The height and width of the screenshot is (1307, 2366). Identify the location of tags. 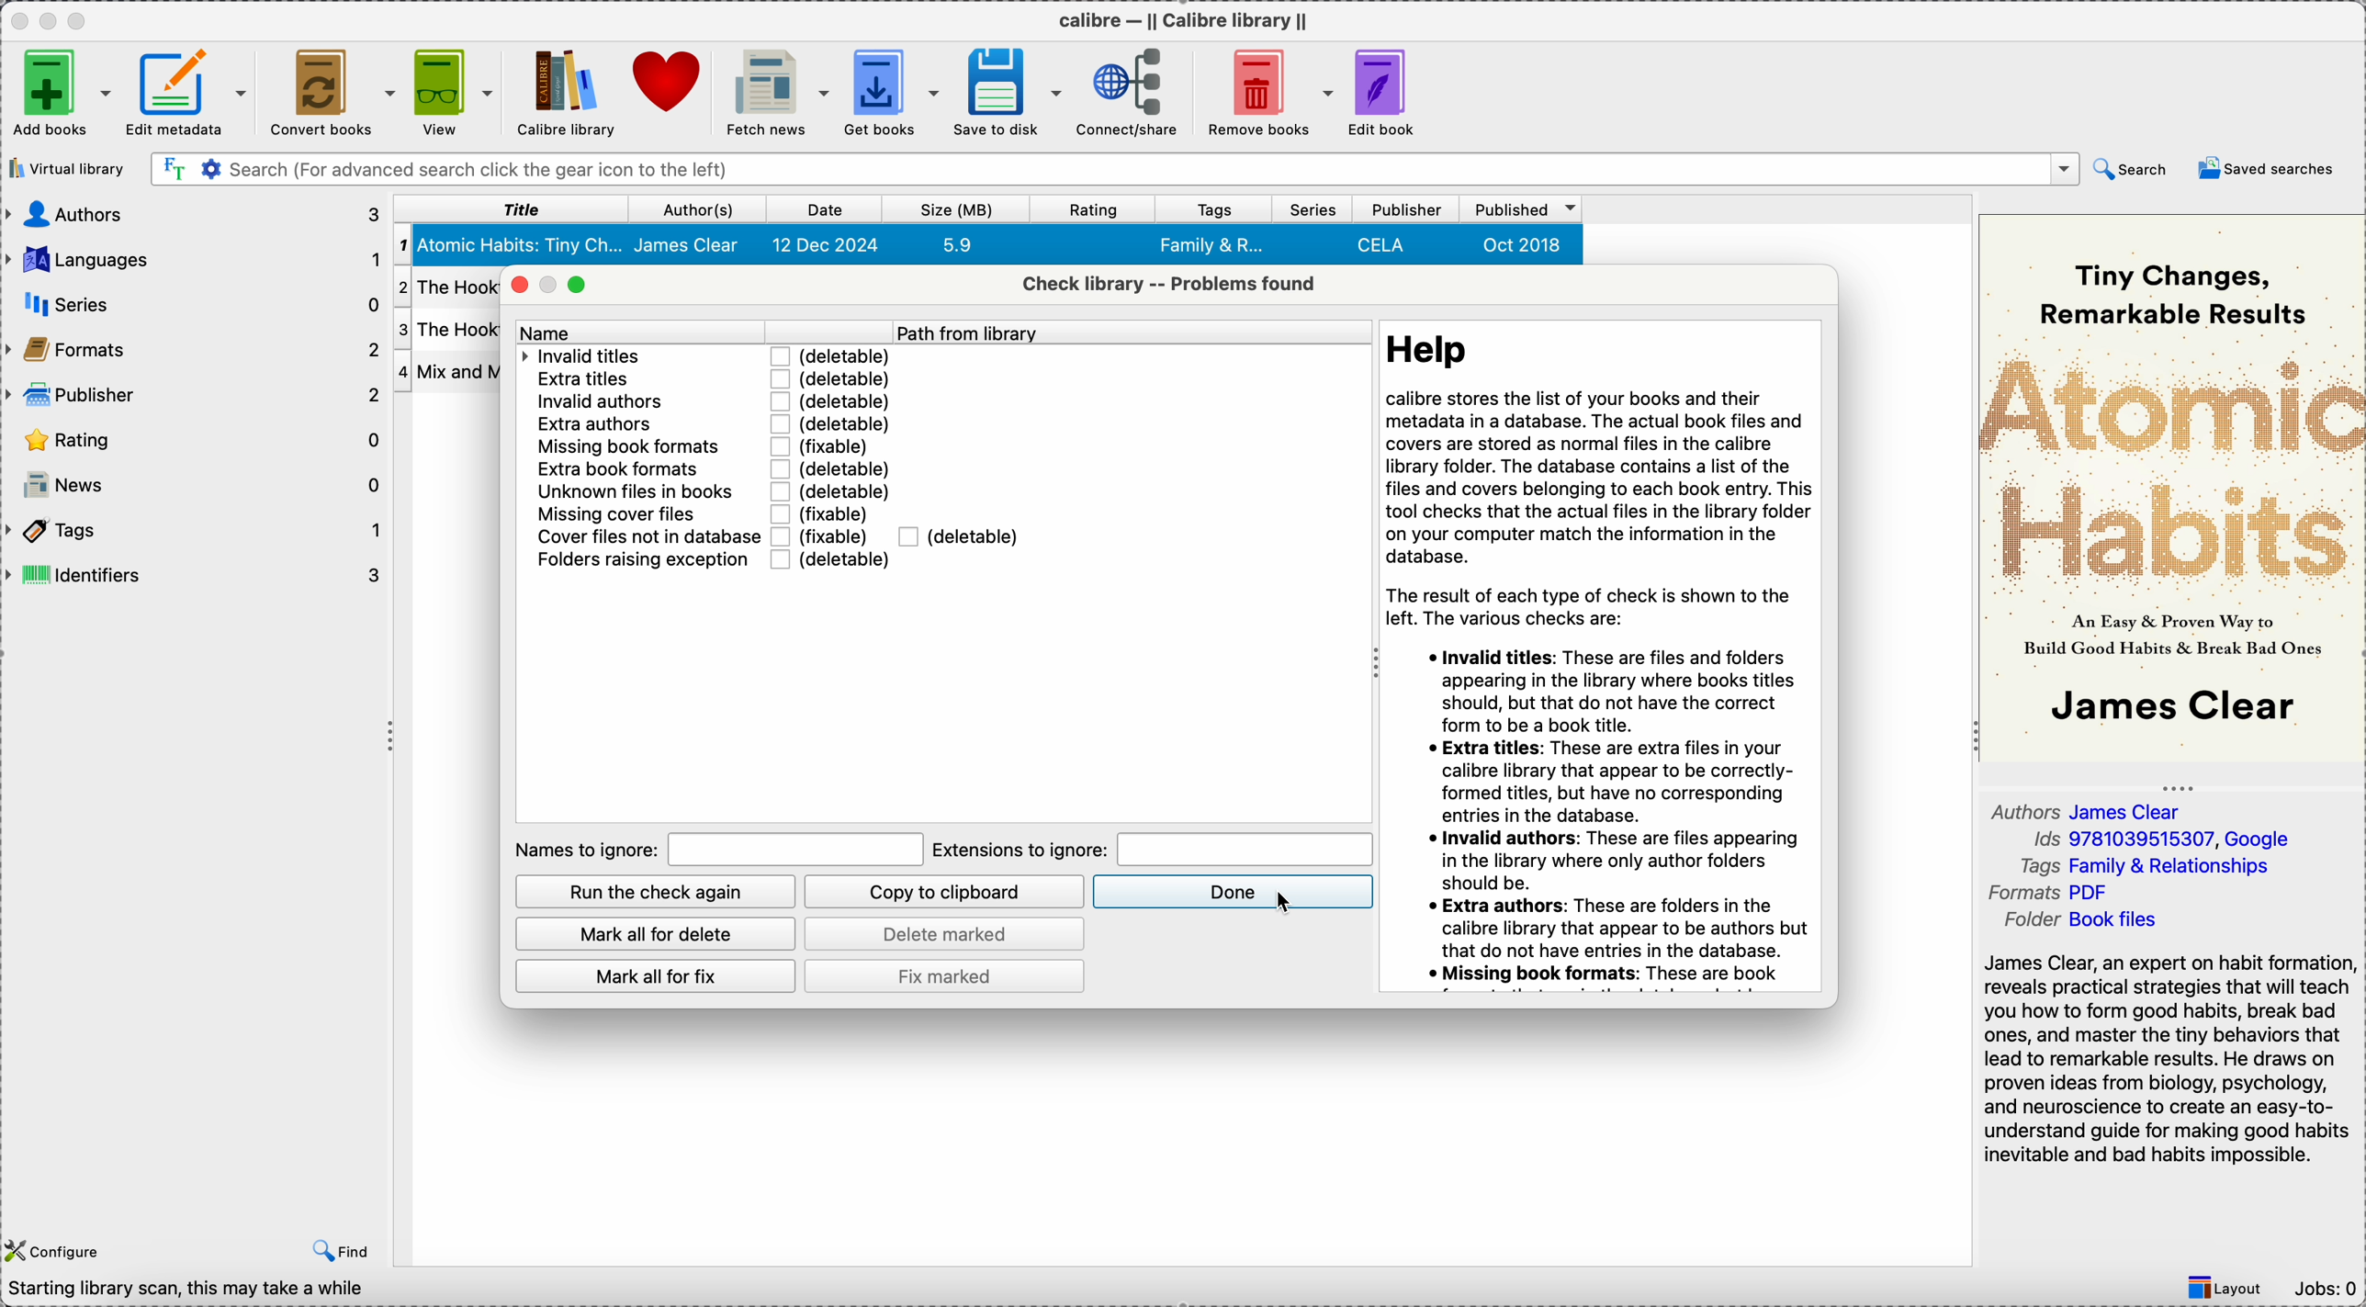
(196, 530).